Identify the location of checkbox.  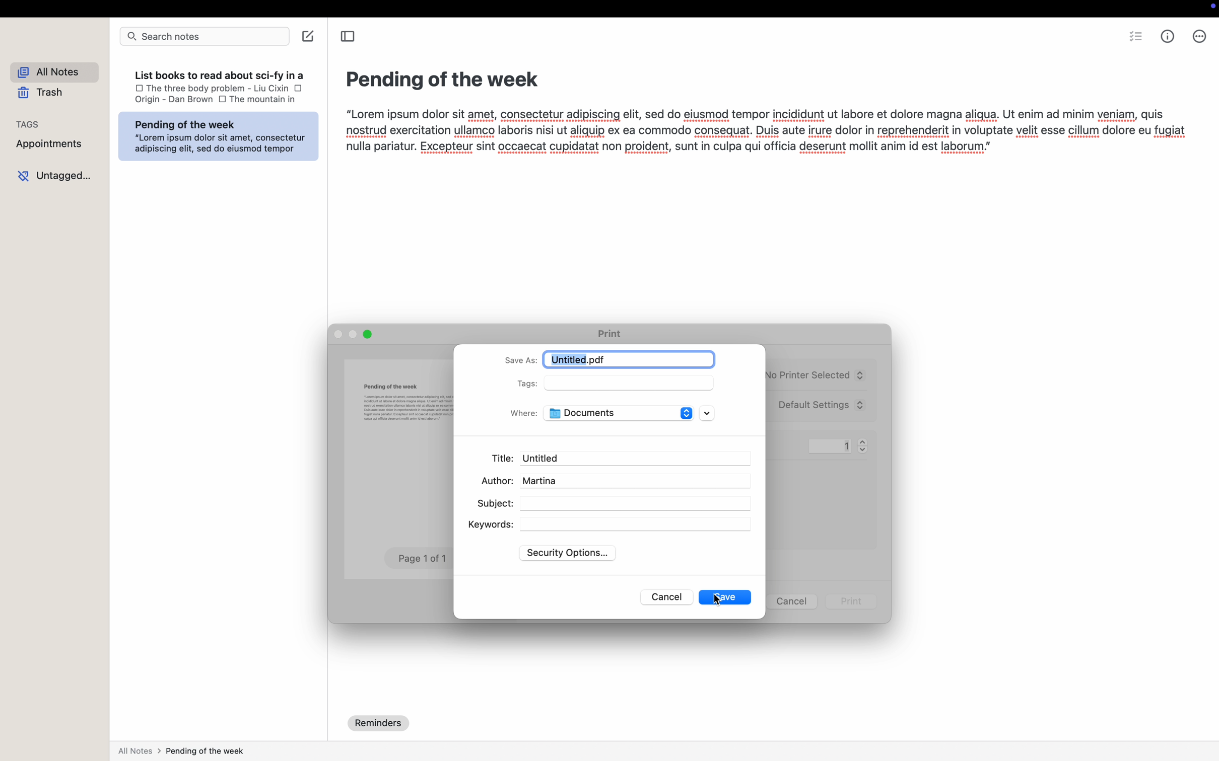
(298, 89).